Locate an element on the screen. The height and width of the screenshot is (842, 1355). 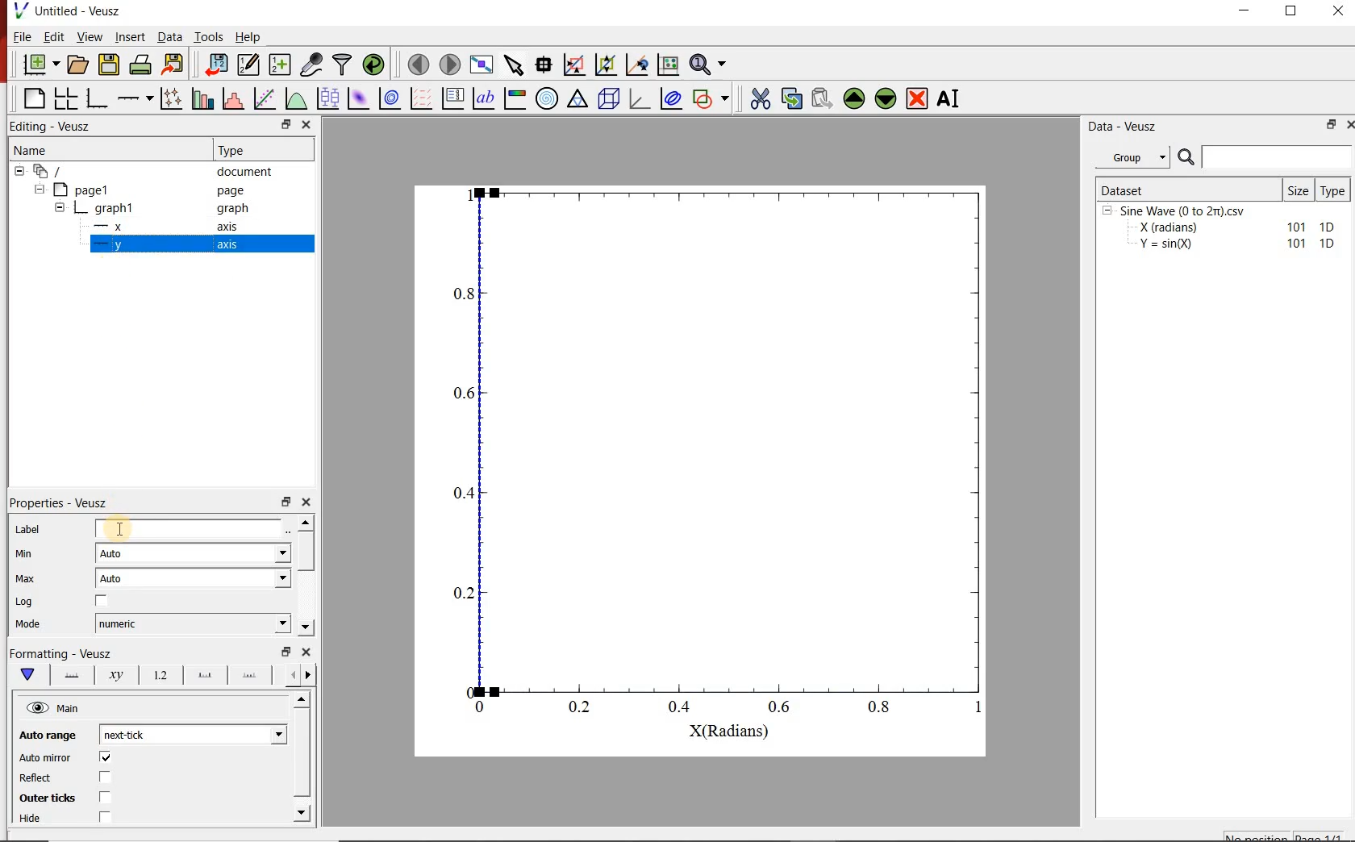
Close is located at coordinates (1340, 10).